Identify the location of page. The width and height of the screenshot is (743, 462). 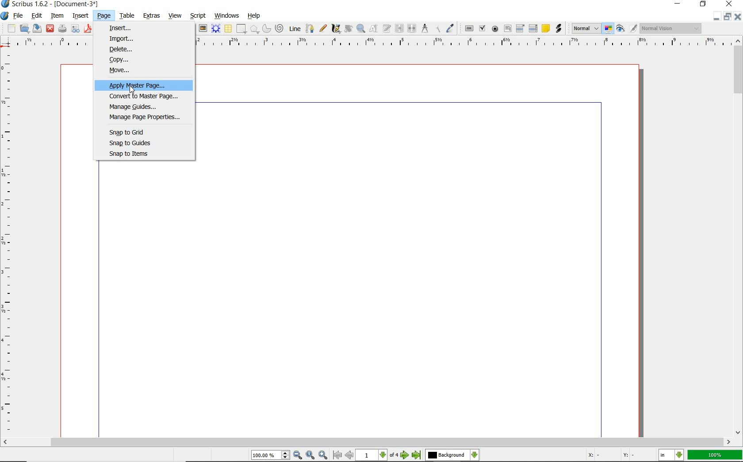
(102, 15).